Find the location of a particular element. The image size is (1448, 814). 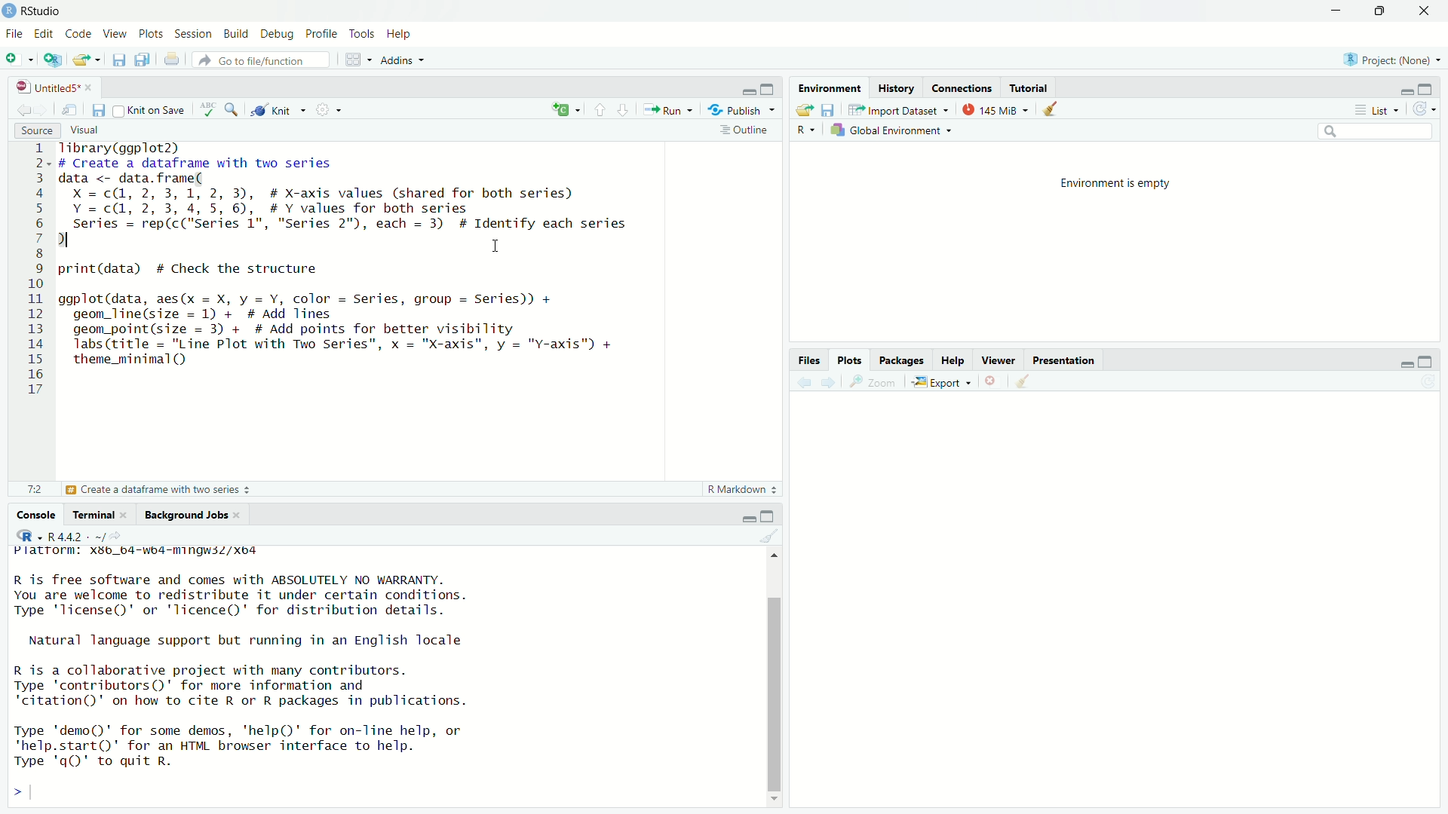

Publish  is located at coordinates (743, 111).